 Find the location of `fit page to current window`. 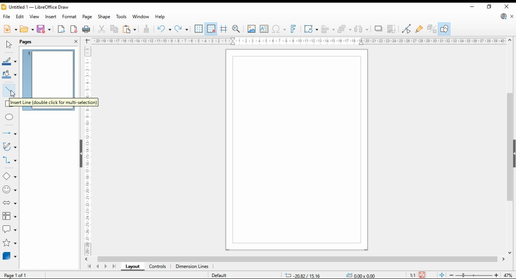

fit page to current window is located at coordinates (442, 275).